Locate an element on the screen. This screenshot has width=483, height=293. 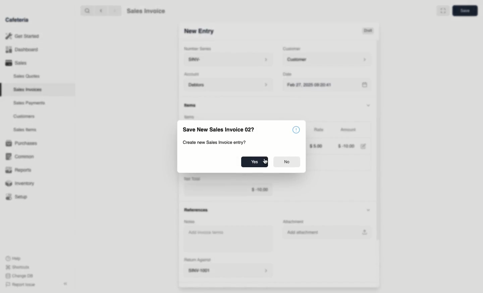
back is located at coordinates (102, 11).